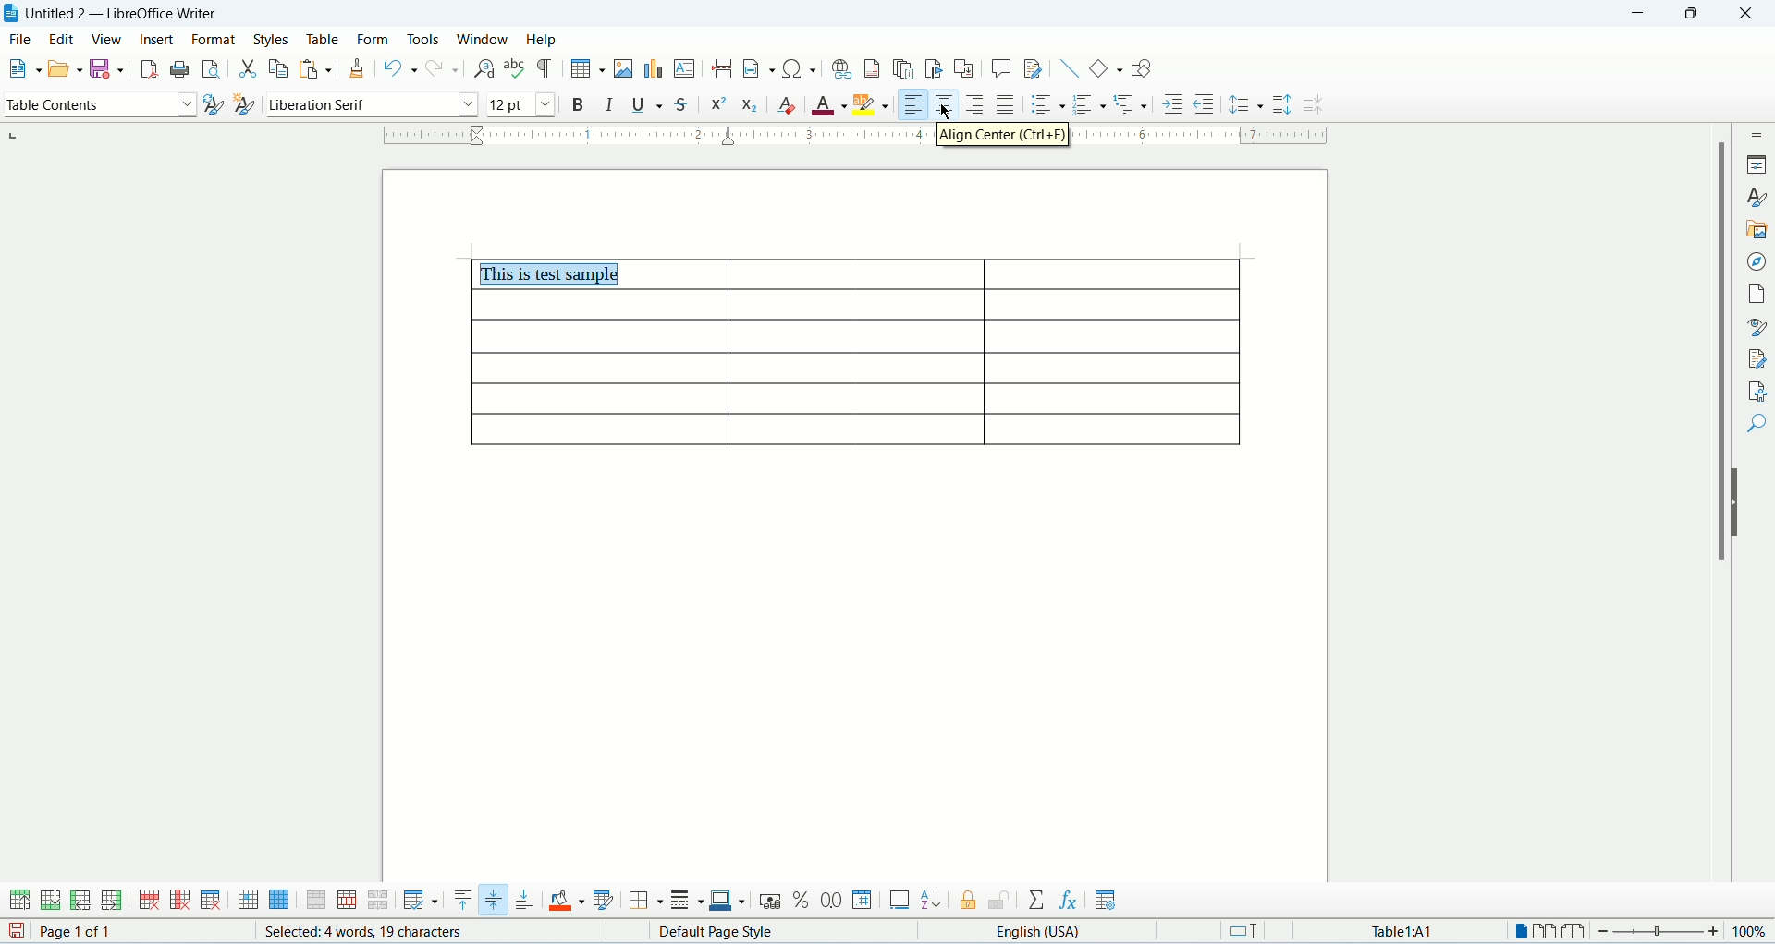 The width and height of the screenshot is (1775, 944). What do you see at coordinates (757, 67) in the screenshot?
I see `insert field` at bounding box center [757, 67].